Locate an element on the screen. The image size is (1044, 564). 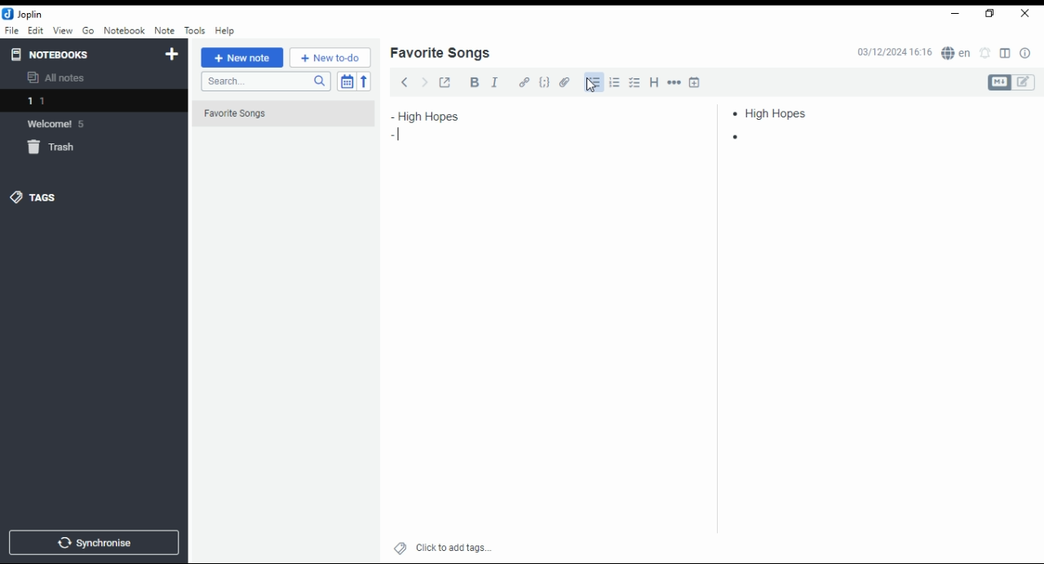
view is located at coordinates (63, 31).